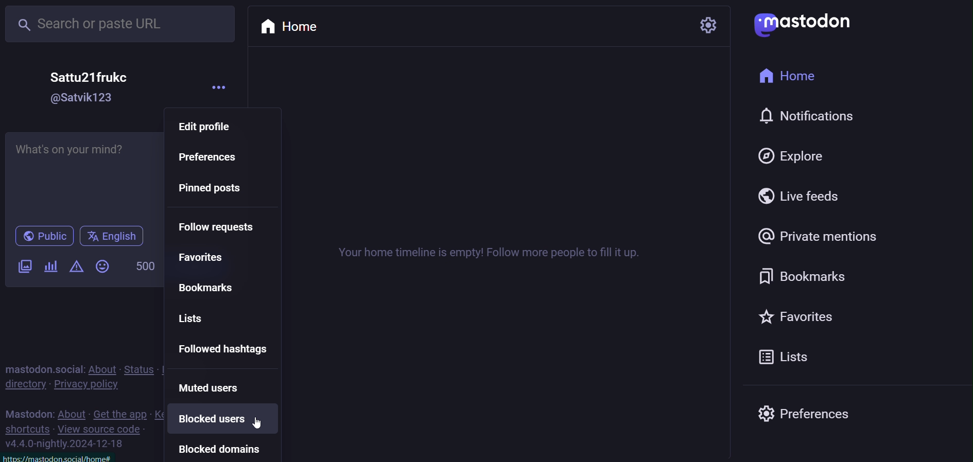  I want to click on preferences, so click(807, 415).